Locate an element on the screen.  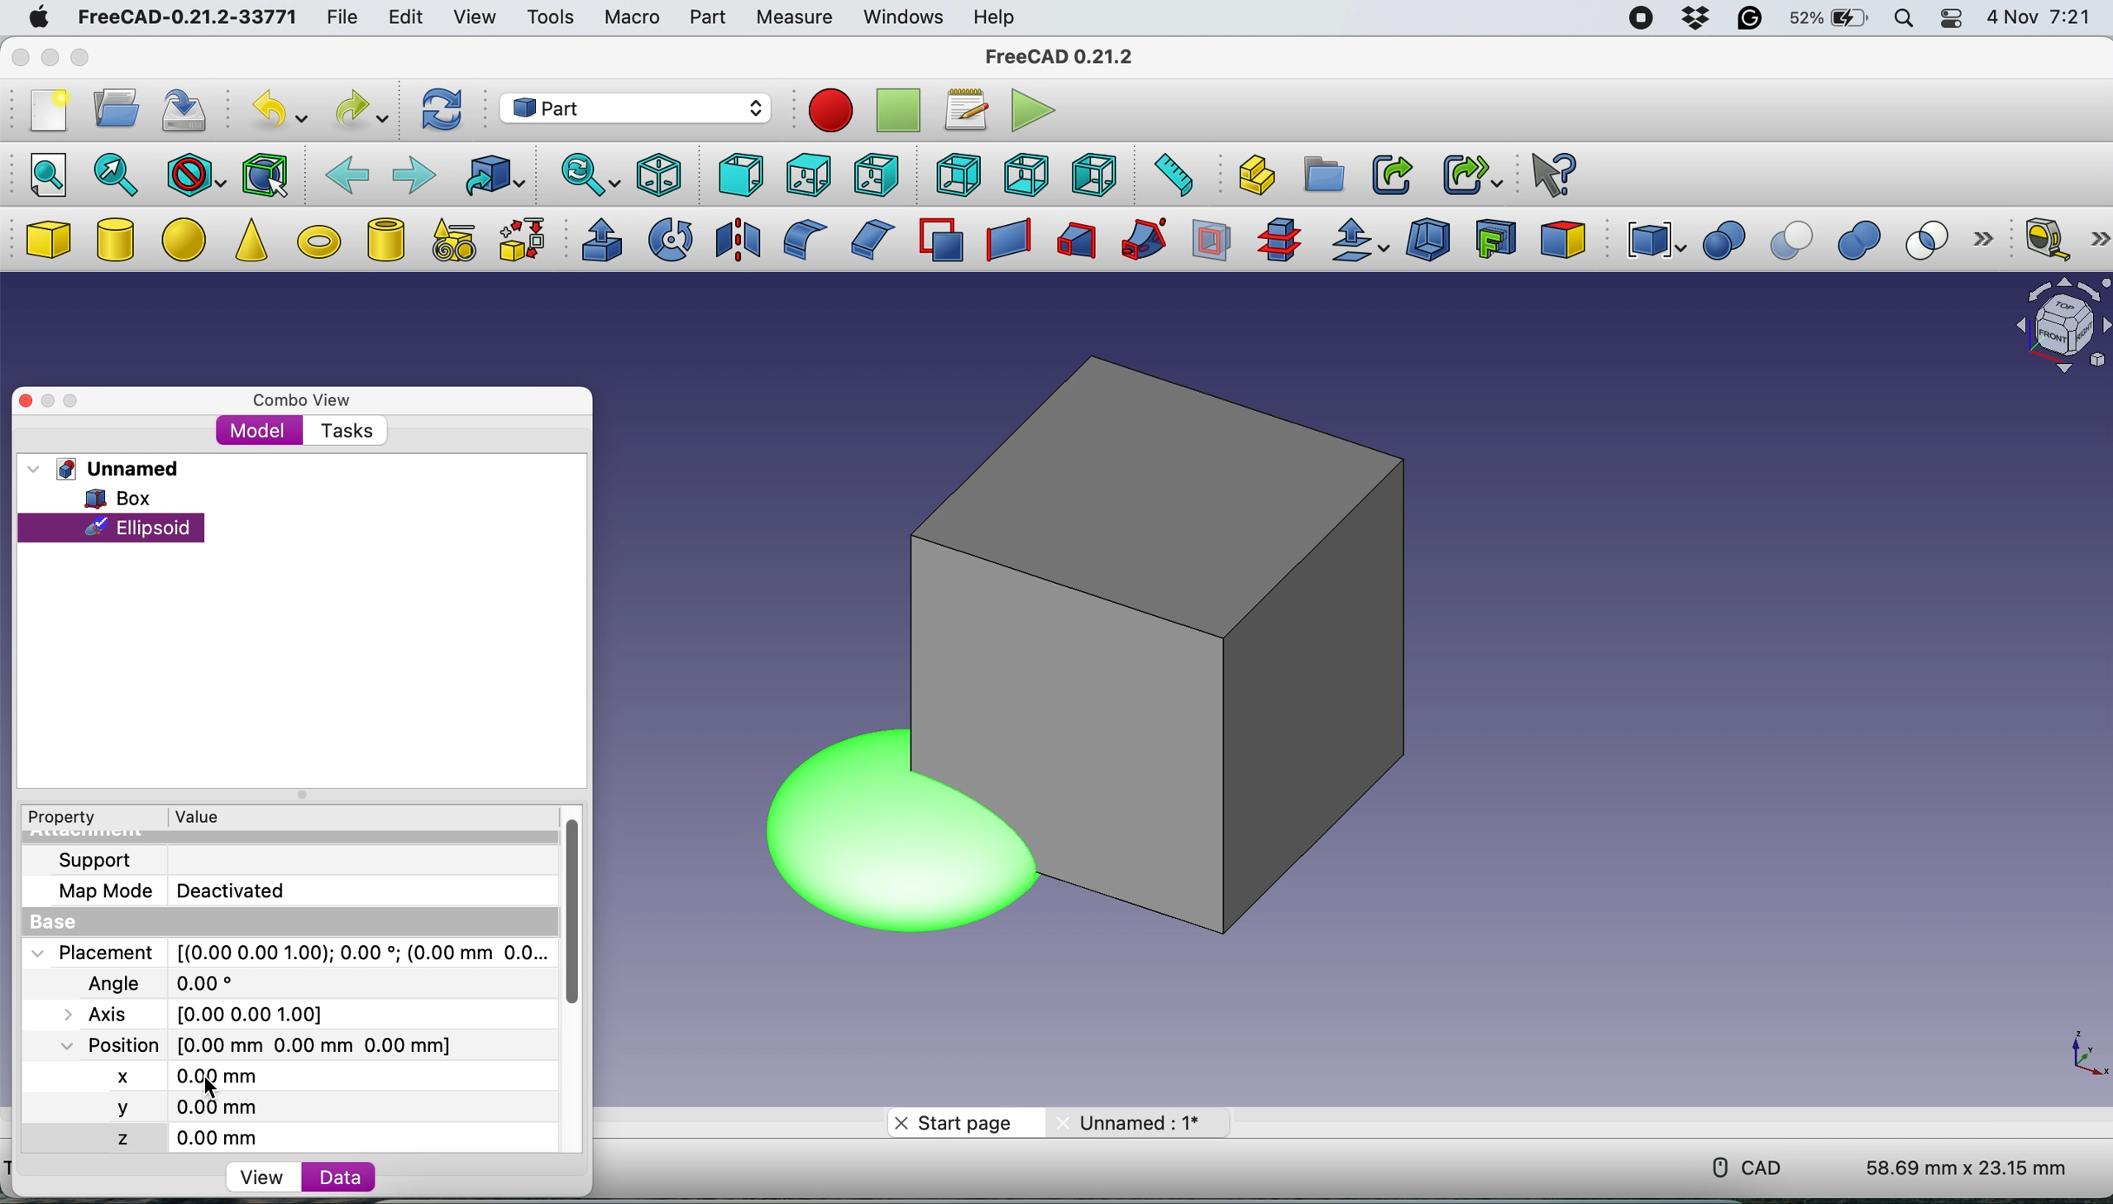
make link is located at coordinates (1391, 174).